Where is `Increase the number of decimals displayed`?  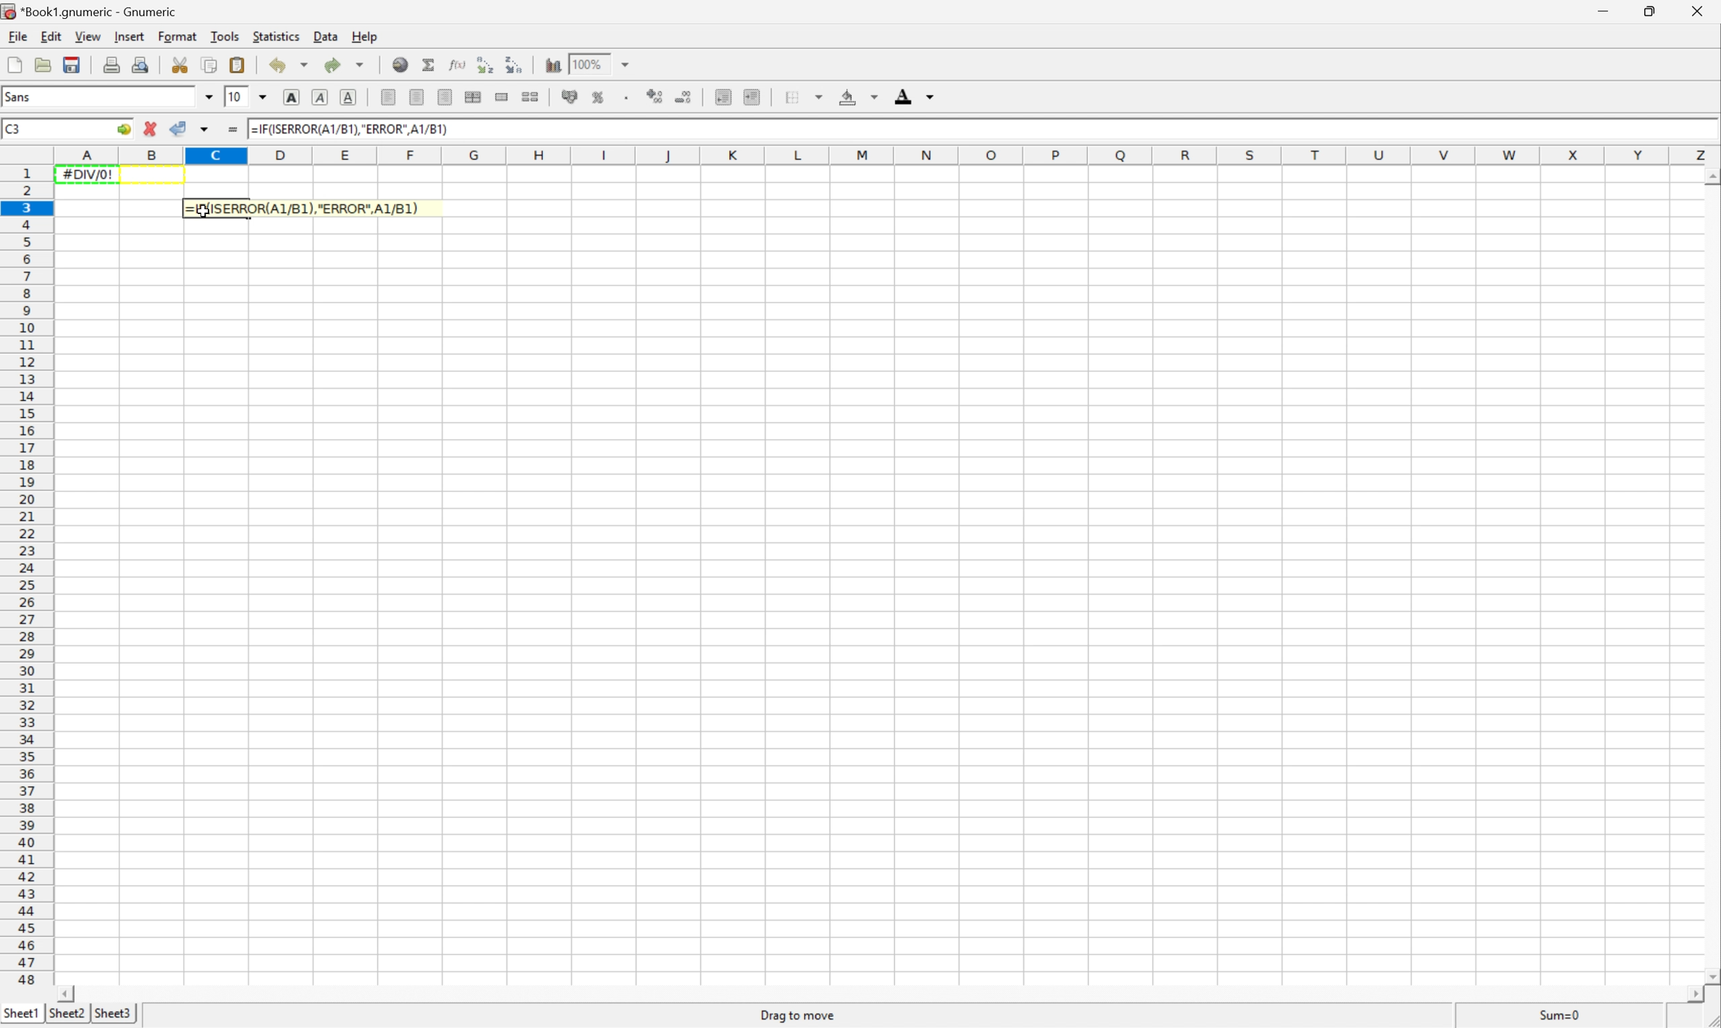
Increase the number of decimals displayed is located at coordinates (657, 97).